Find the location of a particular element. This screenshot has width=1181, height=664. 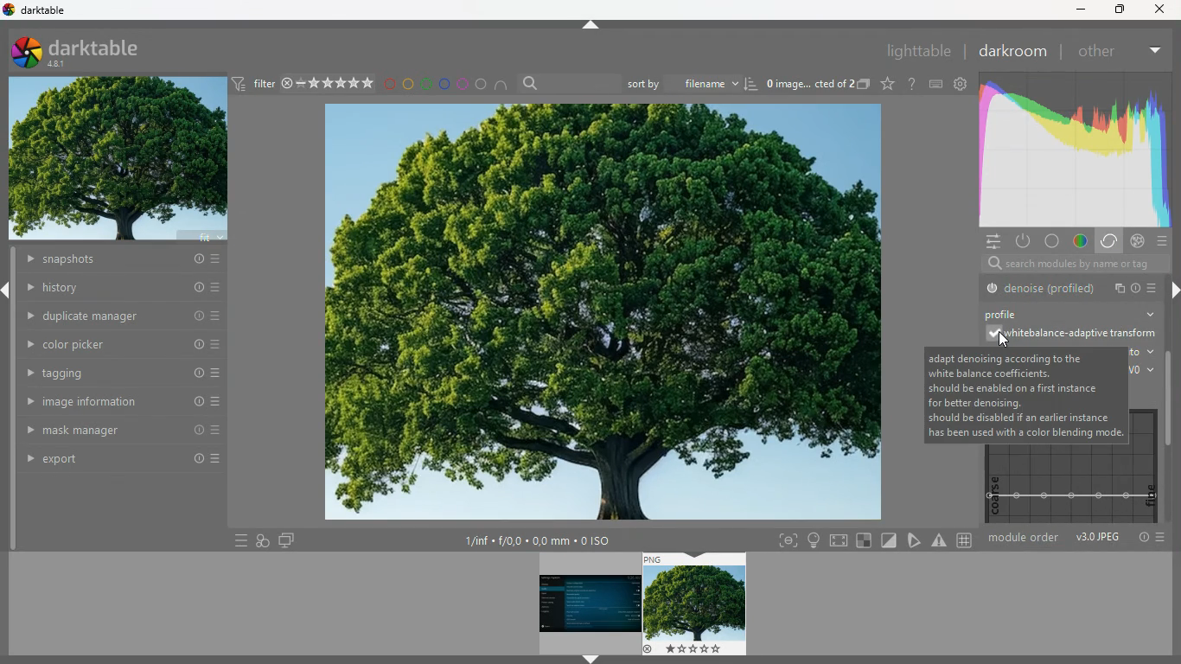

more is located at coordinates (1157, 48).